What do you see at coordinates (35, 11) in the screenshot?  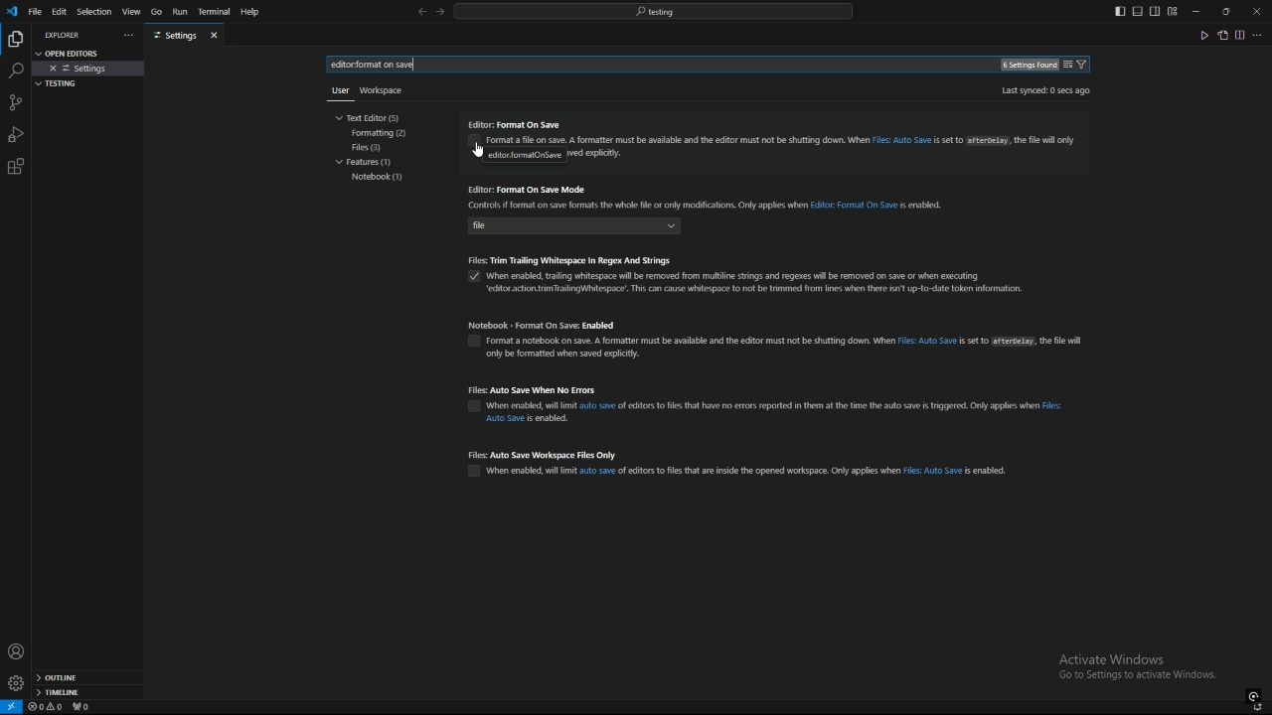 I see `file` at bounding box center [35, 11].